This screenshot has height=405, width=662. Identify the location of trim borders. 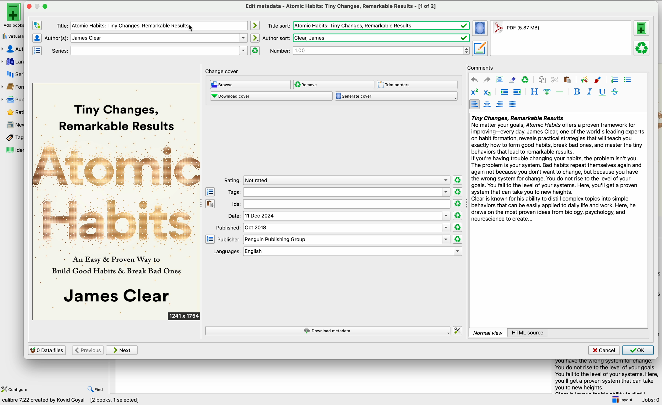
(418, 84).